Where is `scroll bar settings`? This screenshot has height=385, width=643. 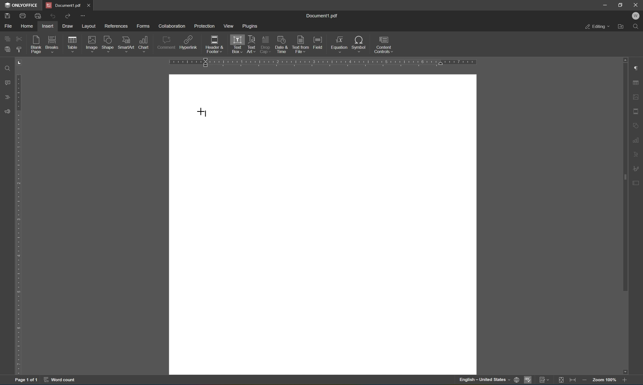 scroll bar settings is located at coordinates (625, 174).